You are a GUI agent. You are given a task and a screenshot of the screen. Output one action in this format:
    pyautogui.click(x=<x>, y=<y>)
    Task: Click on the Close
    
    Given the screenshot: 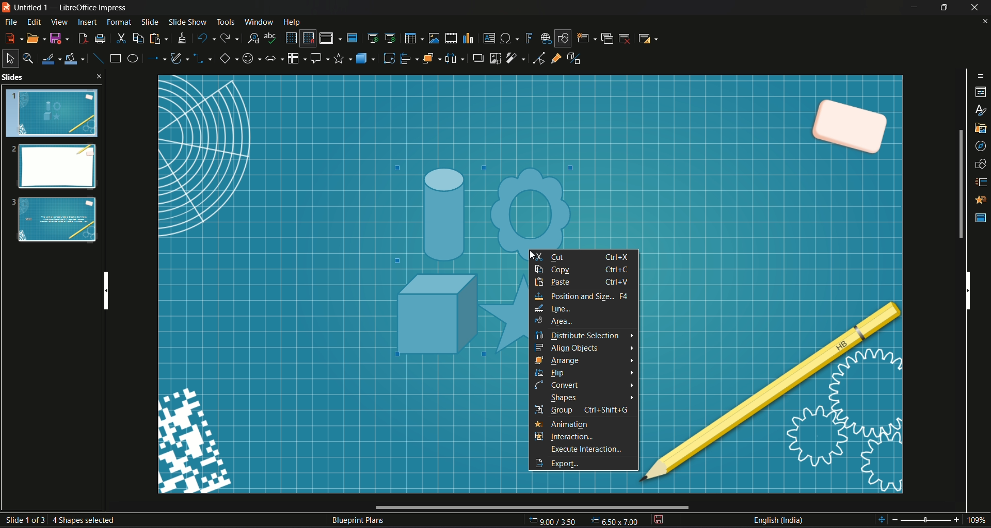 What is the action you would take?
    pyautogui.click(x=976, y=7)
    